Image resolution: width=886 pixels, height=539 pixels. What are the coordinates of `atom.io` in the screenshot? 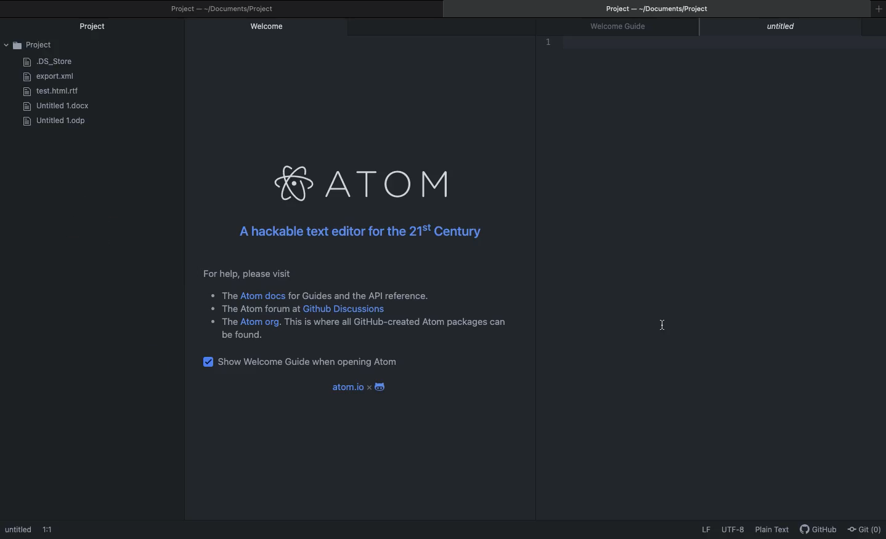 It's located at (358, 388).